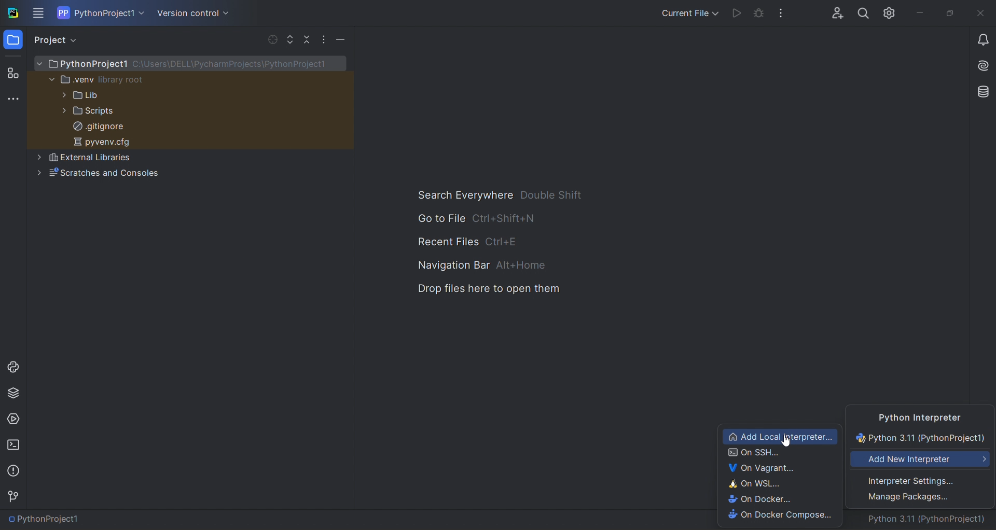  I want to click on settings, so click(891, 11).